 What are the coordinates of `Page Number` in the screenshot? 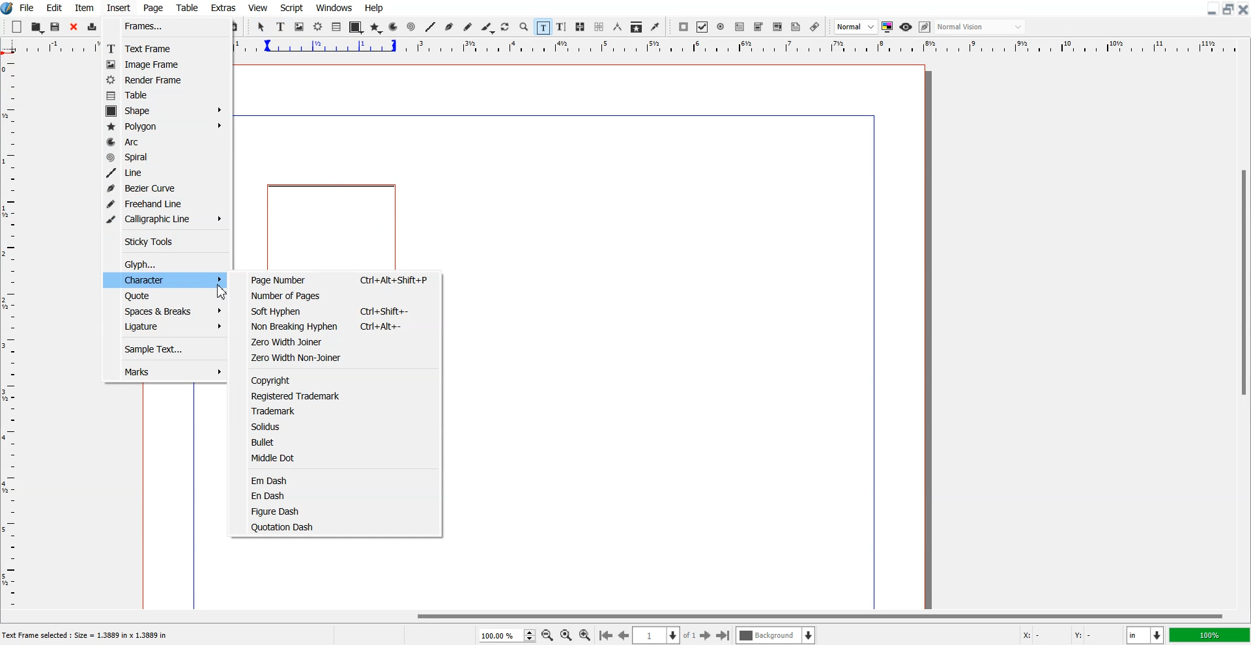 It's located at (341, 279).